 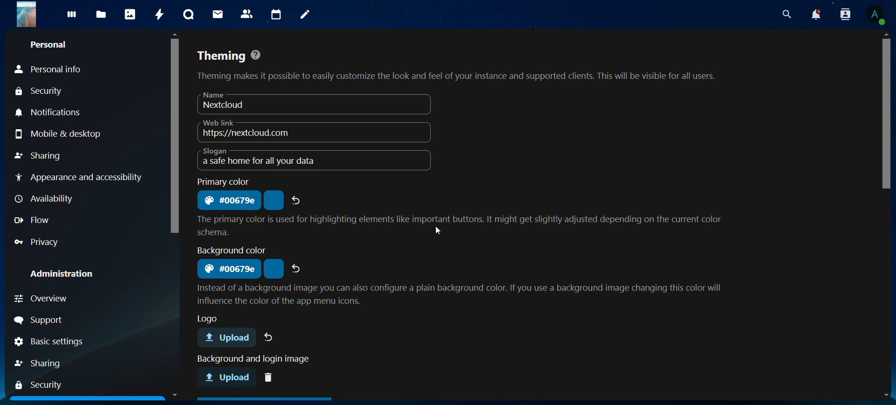 What do you see at coordinates (44, 91) in the screenshot?
I see `security` at bounding box center [44, 91].